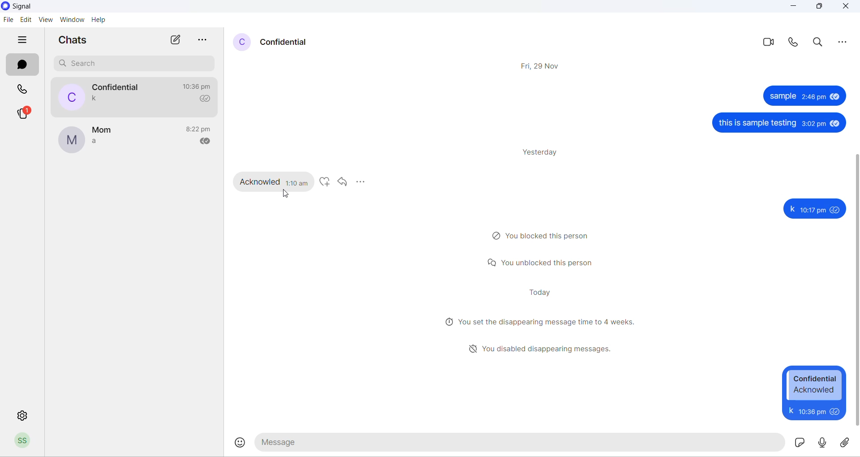 The height and width of the screenshot is (457, 860). I want to click on hide tabs, so click(26, 40).